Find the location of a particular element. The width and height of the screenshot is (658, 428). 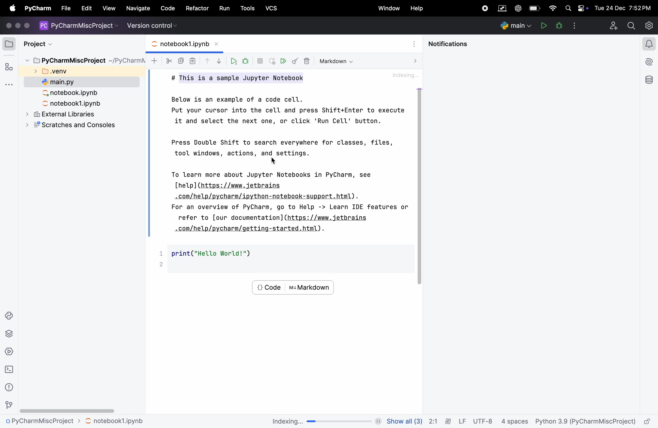

markdown is located at coordinates (313, 287).